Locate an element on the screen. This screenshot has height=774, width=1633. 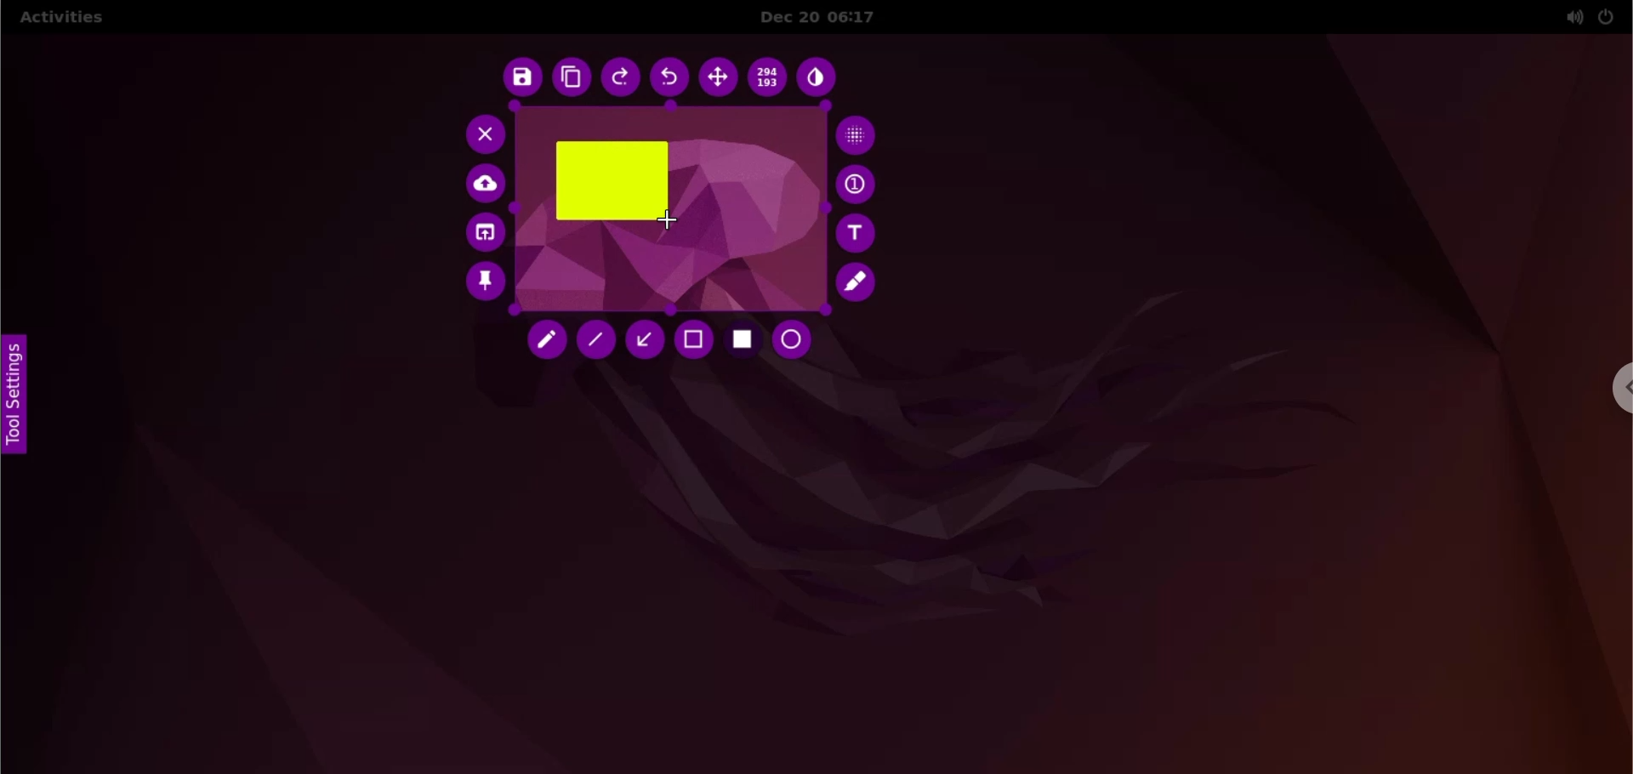
pin is located at coordinates (484, 285).